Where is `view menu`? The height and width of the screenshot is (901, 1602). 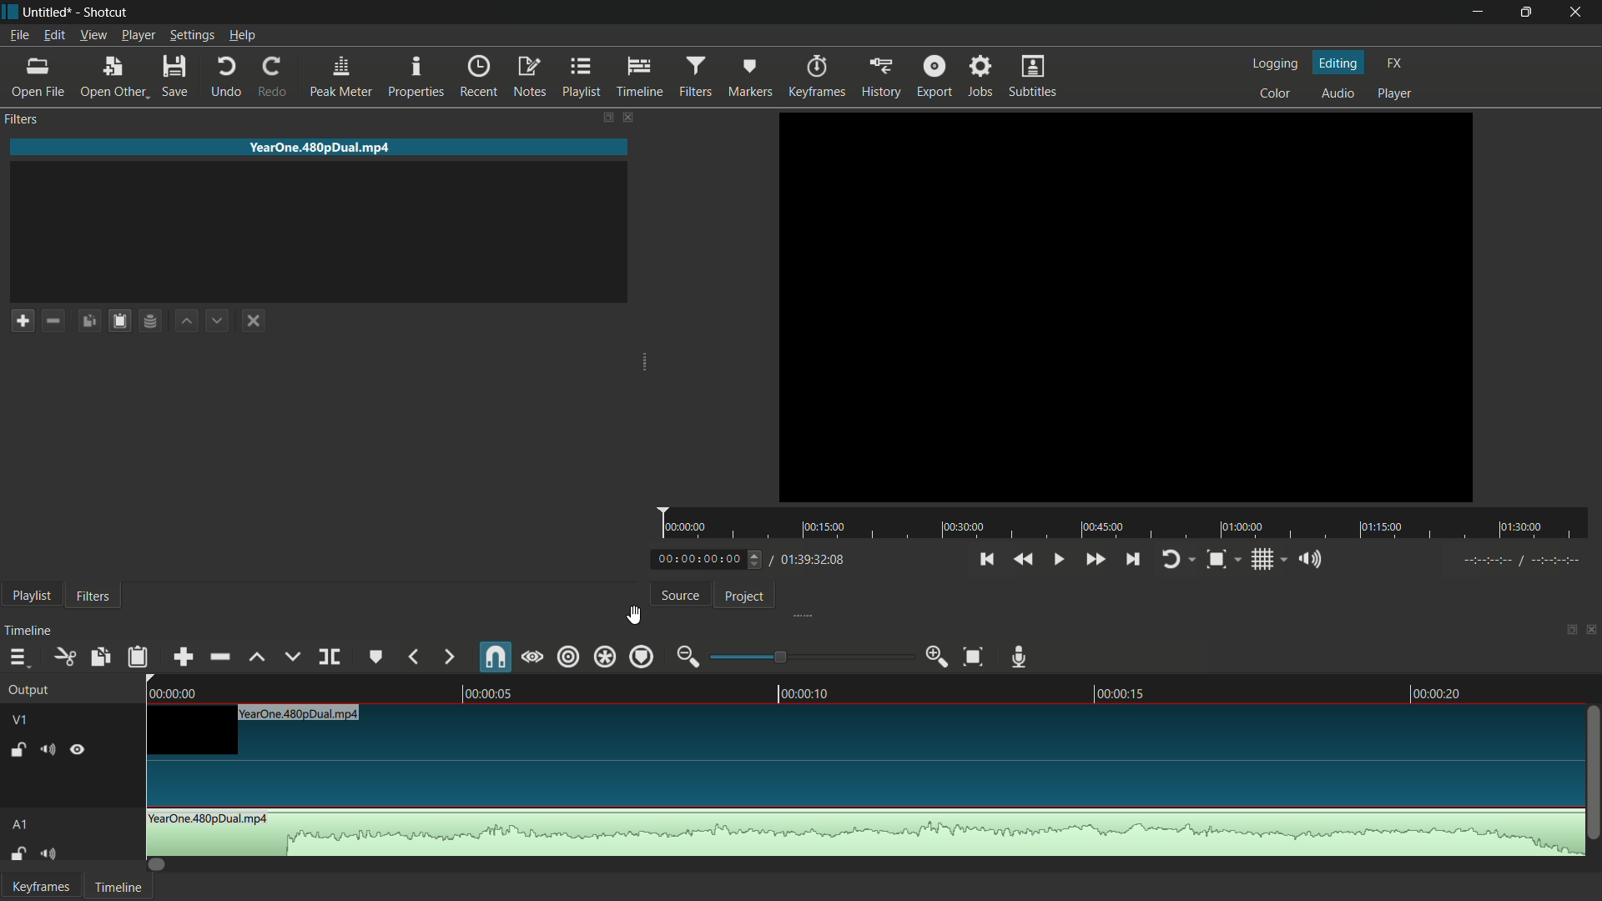
view menu is located at coordinates (93, 37).